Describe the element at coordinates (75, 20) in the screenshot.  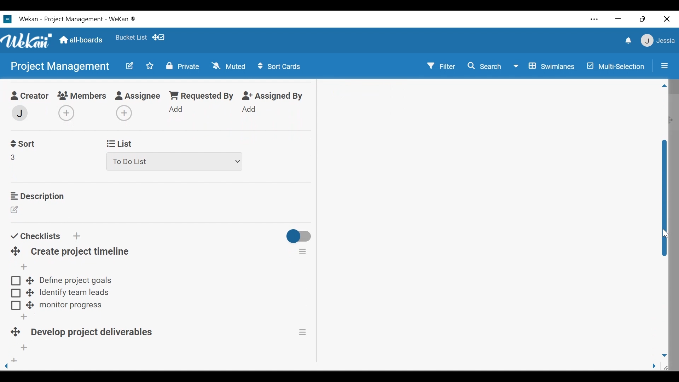
I see `Wekan Desktop icon` at that location.